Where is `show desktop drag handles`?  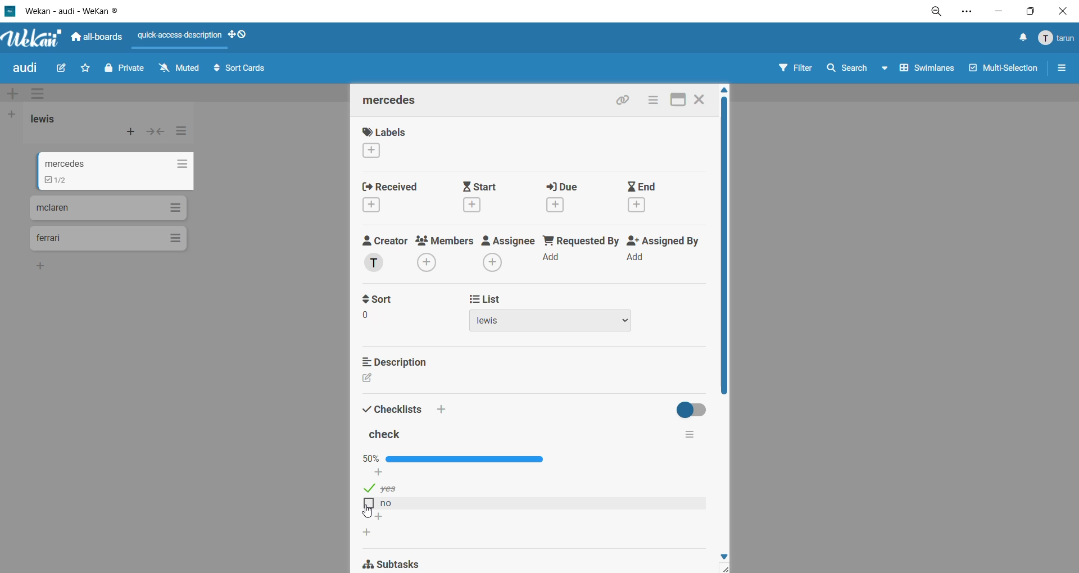
show desktop drag handles is located at coordinates (242, 35).